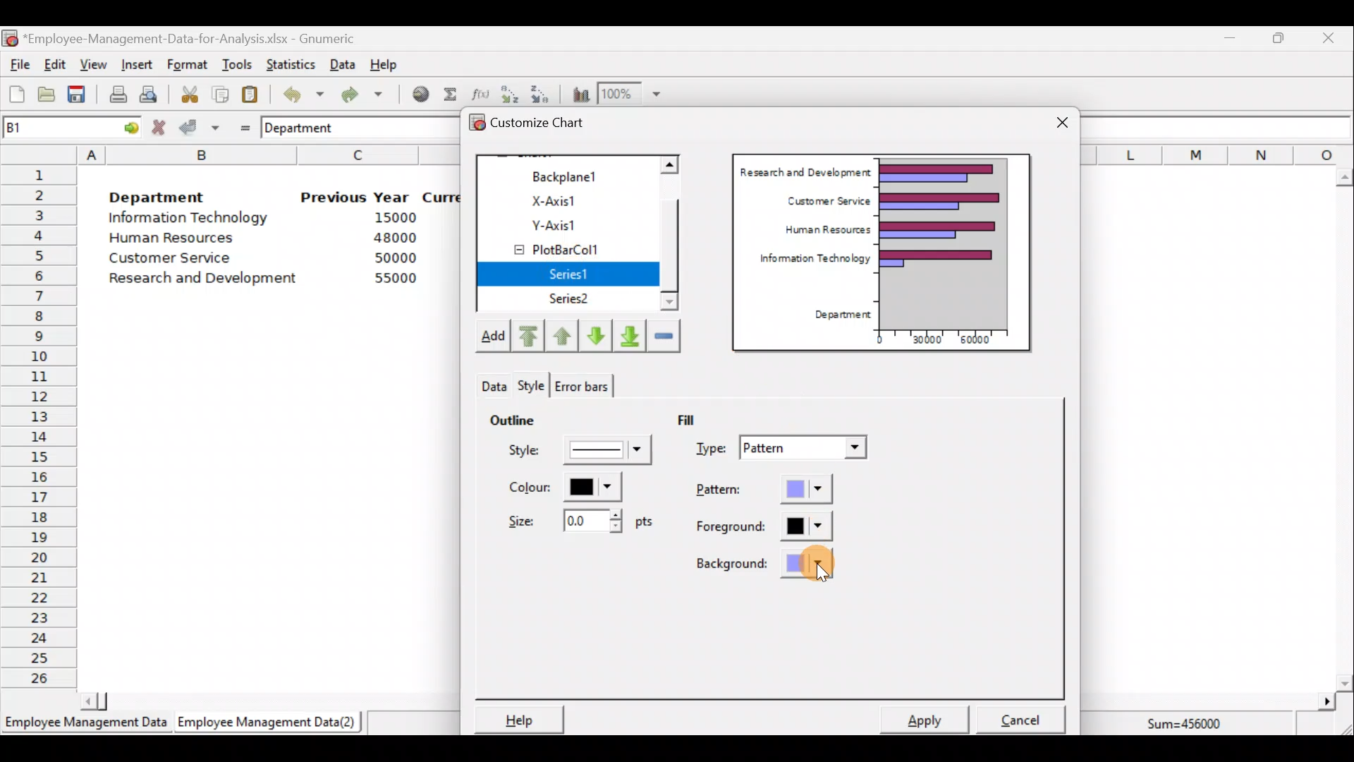 The width and height of the screenshot is (1354, 762). What do you see at coordinates (295, 91) in the screenshot?
I see `Undo last action` at bounding box center [295, 91].